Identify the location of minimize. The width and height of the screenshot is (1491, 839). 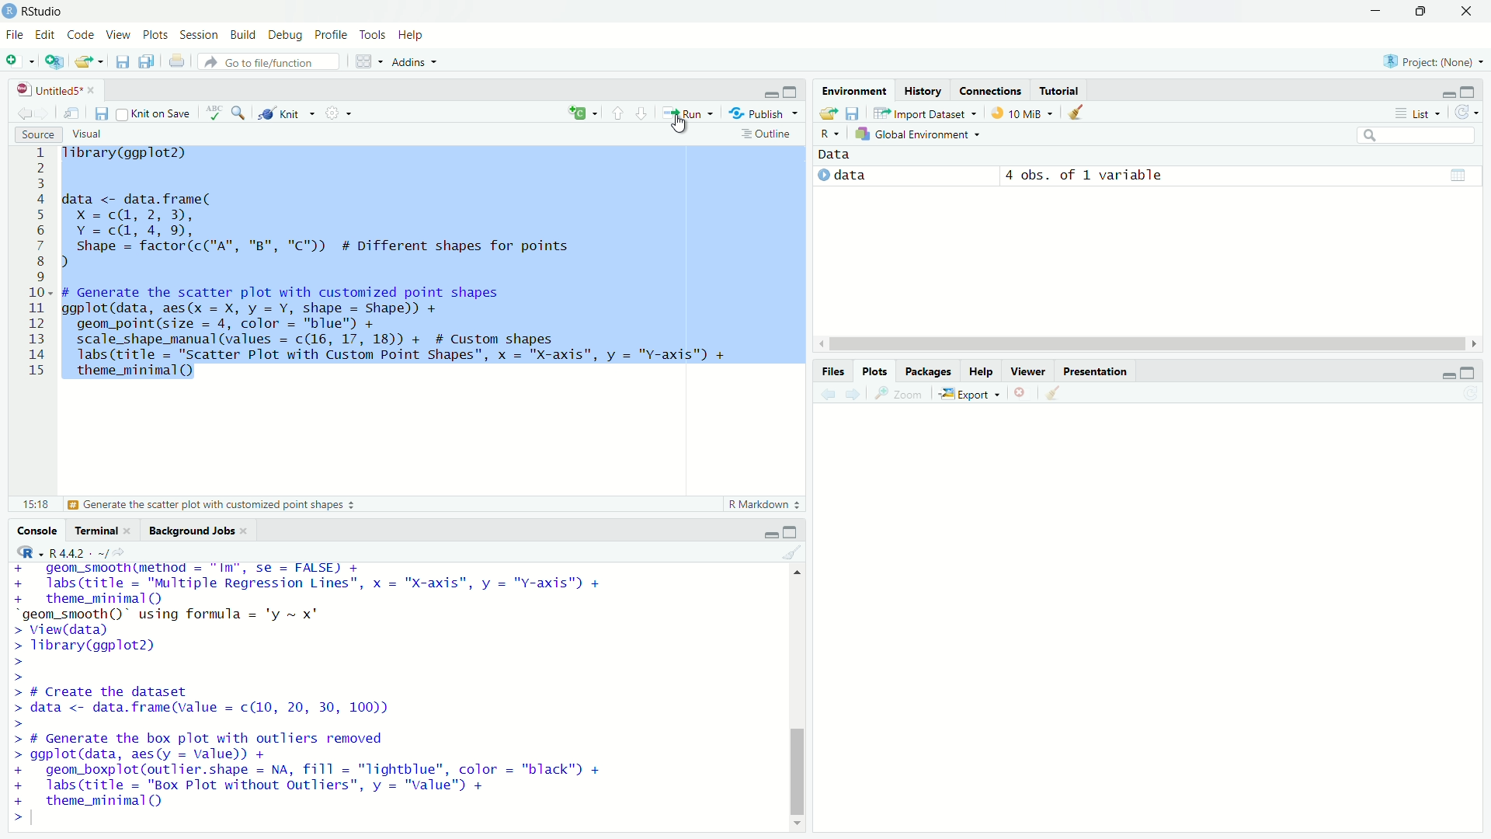
(770, 94).